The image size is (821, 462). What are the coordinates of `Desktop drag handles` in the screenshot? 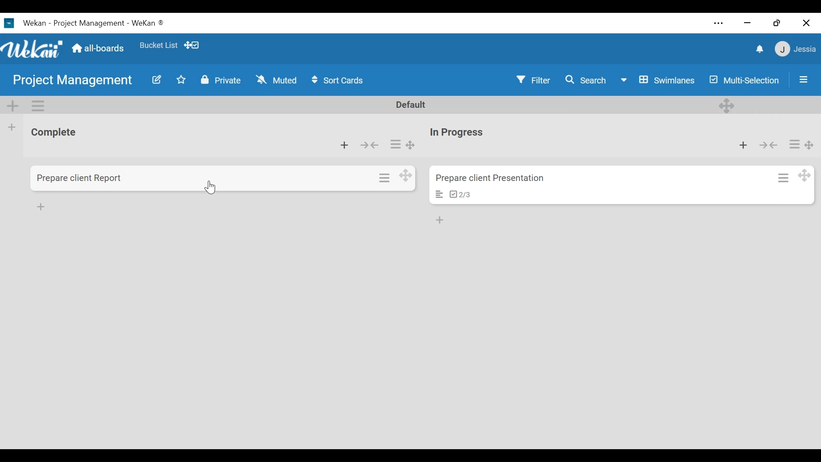 It's located at (405, 175).